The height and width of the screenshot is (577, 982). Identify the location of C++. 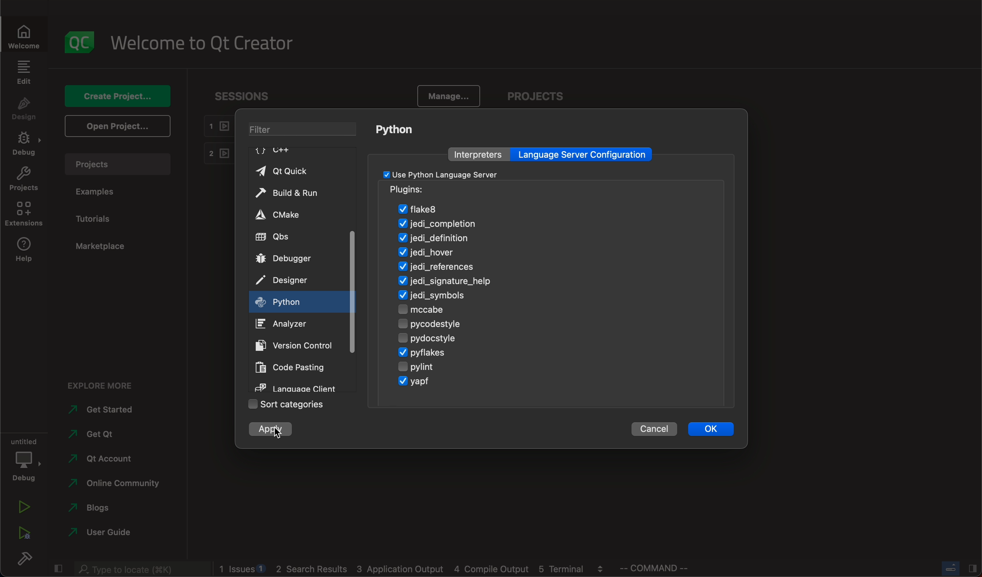
(269, 150).